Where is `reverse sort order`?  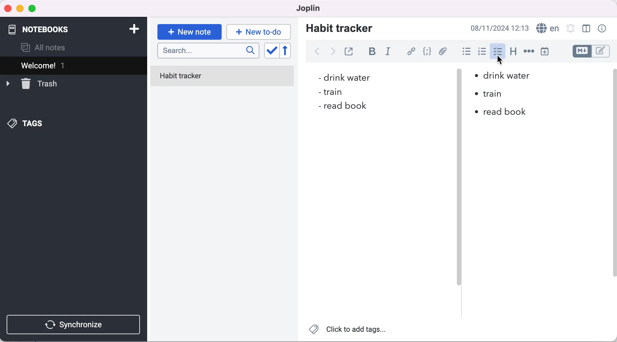 reverse sort order is located at coordinates (290, 51).